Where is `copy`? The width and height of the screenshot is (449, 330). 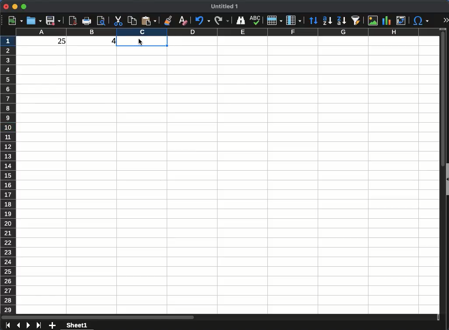
copy is located at coordinates (132, 21).